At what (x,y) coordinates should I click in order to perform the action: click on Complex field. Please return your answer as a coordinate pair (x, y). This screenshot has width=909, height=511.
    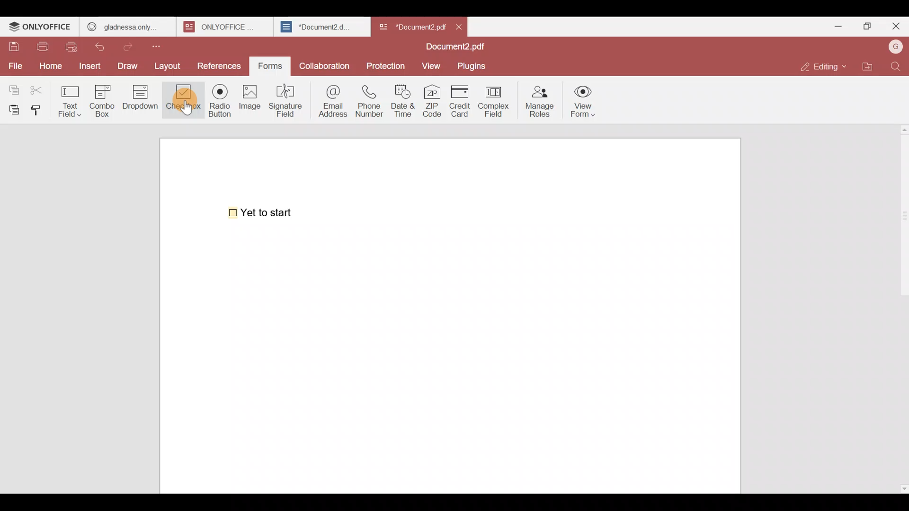
    Looking at the image, I should click on (492, 102).